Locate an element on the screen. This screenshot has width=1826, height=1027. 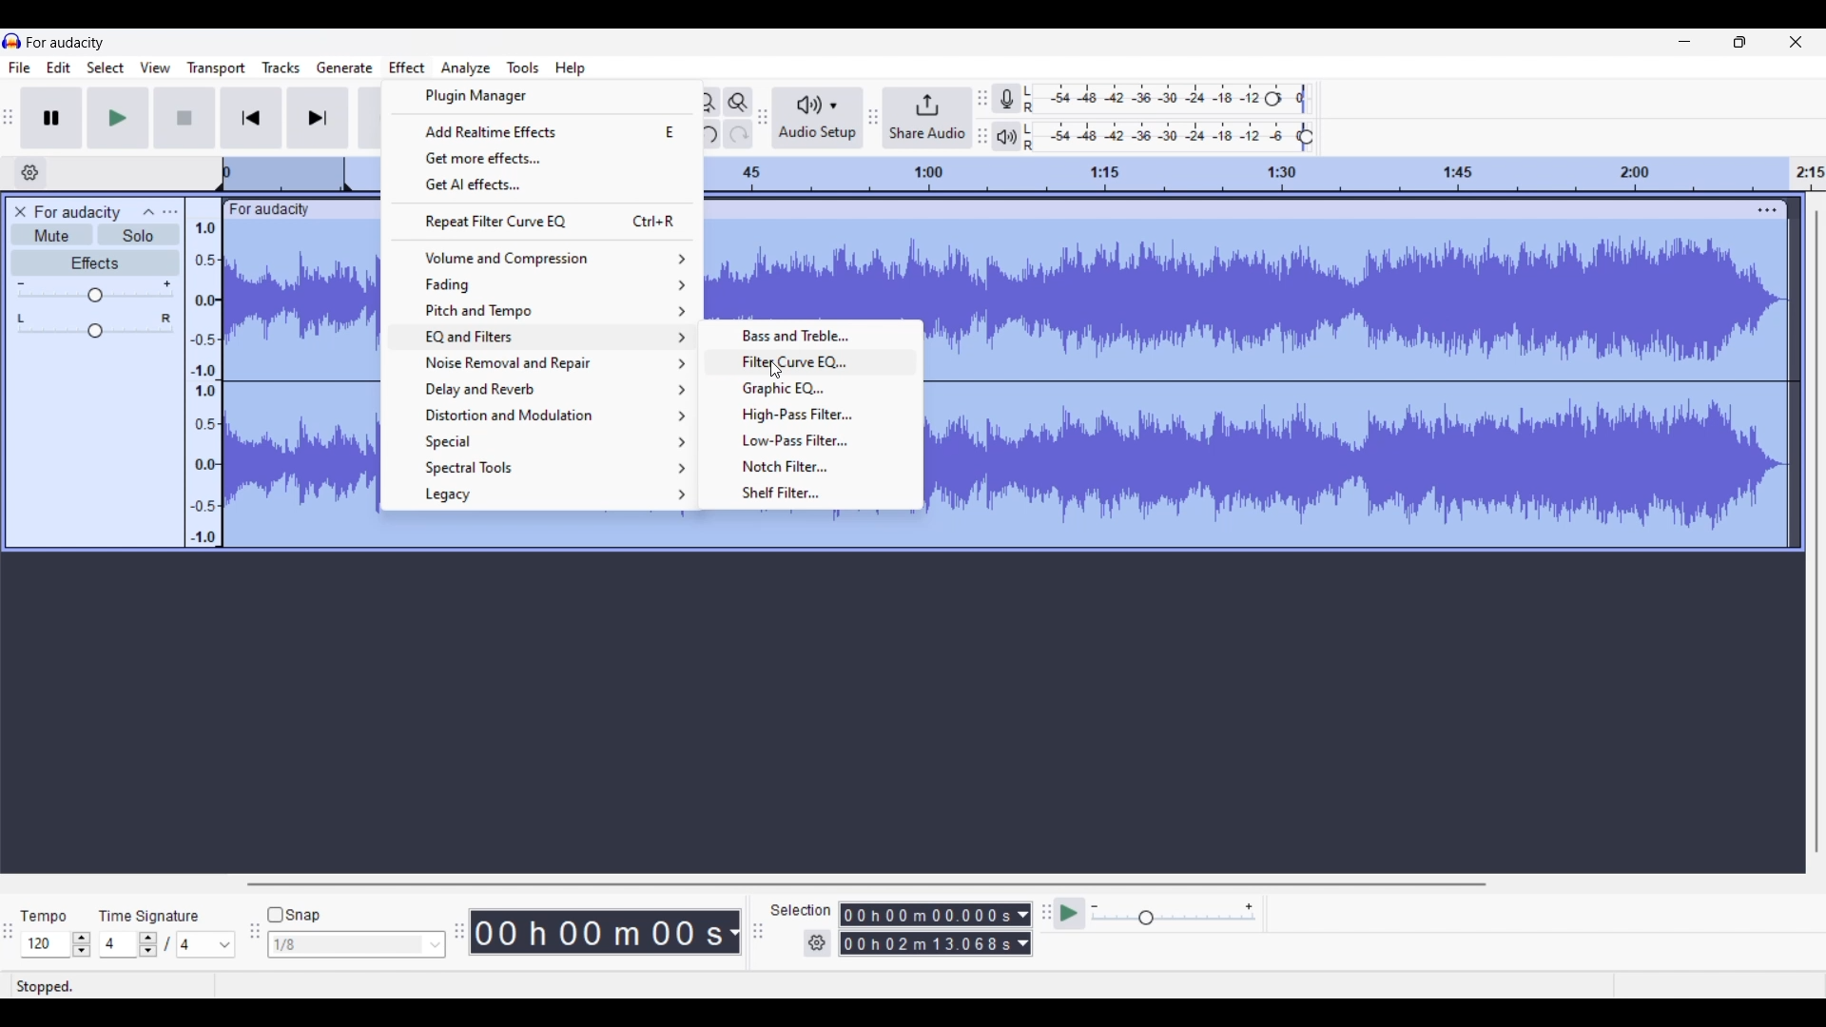
Playback meter is located at coordinates (1007, 137).